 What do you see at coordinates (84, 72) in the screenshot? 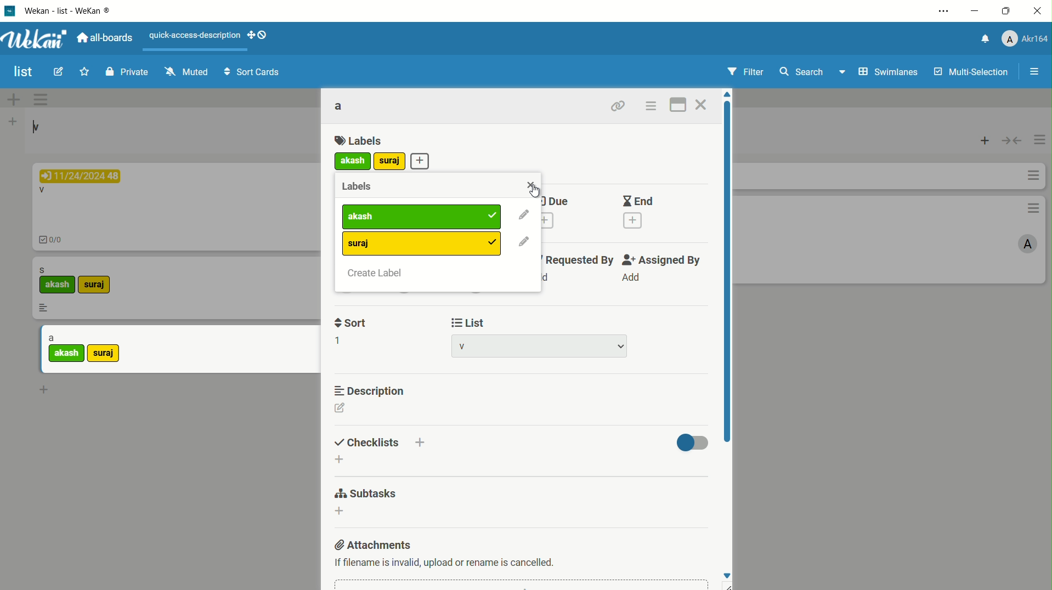
I see `star` at bounding box center [84, 72].